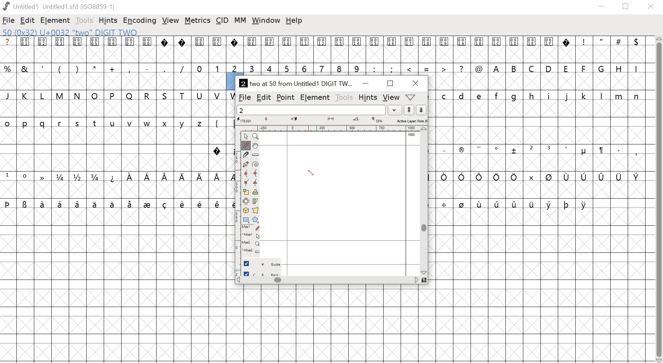 The image size is (663, 363). Describe the element at coordinates (246, 211) in the screenshot. I see `3D rotate` at that location.